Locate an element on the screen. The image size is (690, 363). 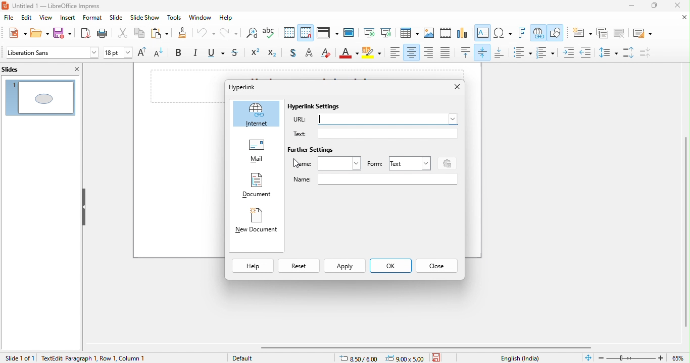
font style is located at coordinates (51, 53).